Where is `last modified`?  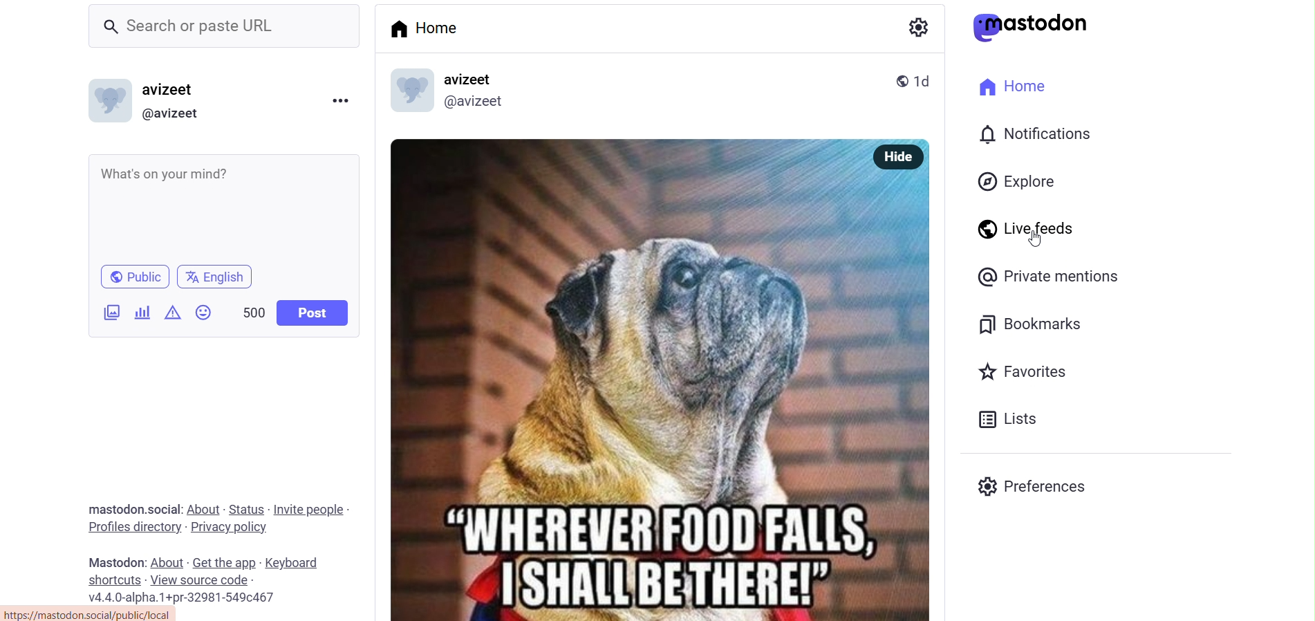 last modified is located at coordinates (924, 82).